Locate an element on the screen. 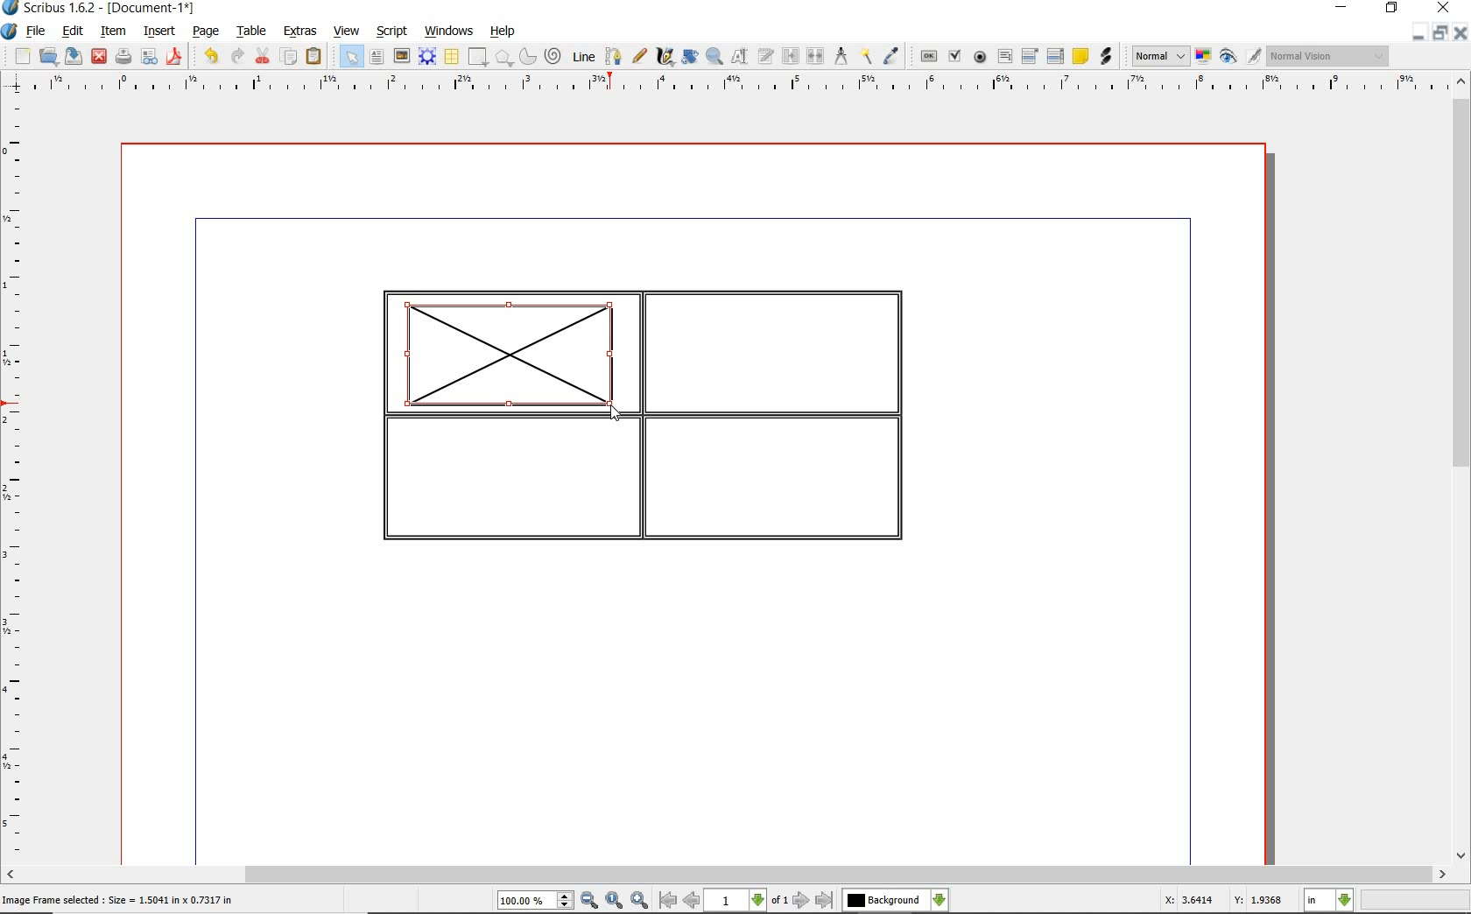  select measurement is located at coordinates (1329, 900).